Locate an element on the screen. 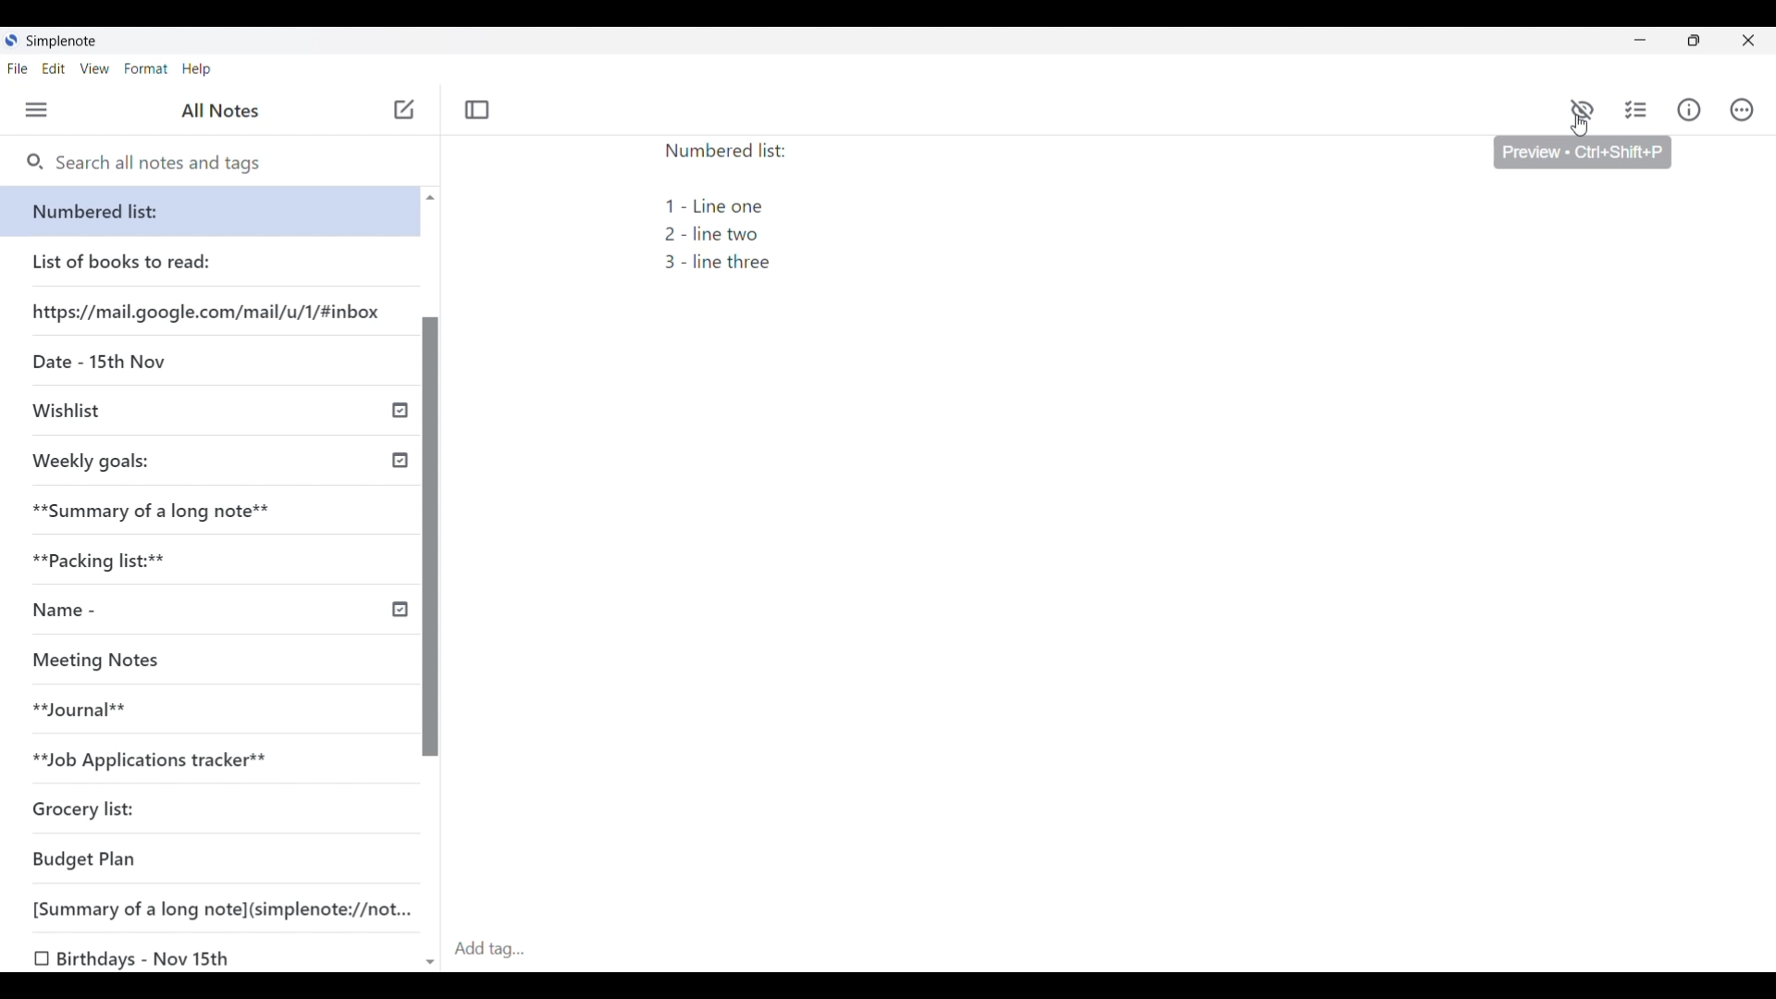 This screenshot has width=1776, height=999. Numbered list: is located at coordinates (212, 211).